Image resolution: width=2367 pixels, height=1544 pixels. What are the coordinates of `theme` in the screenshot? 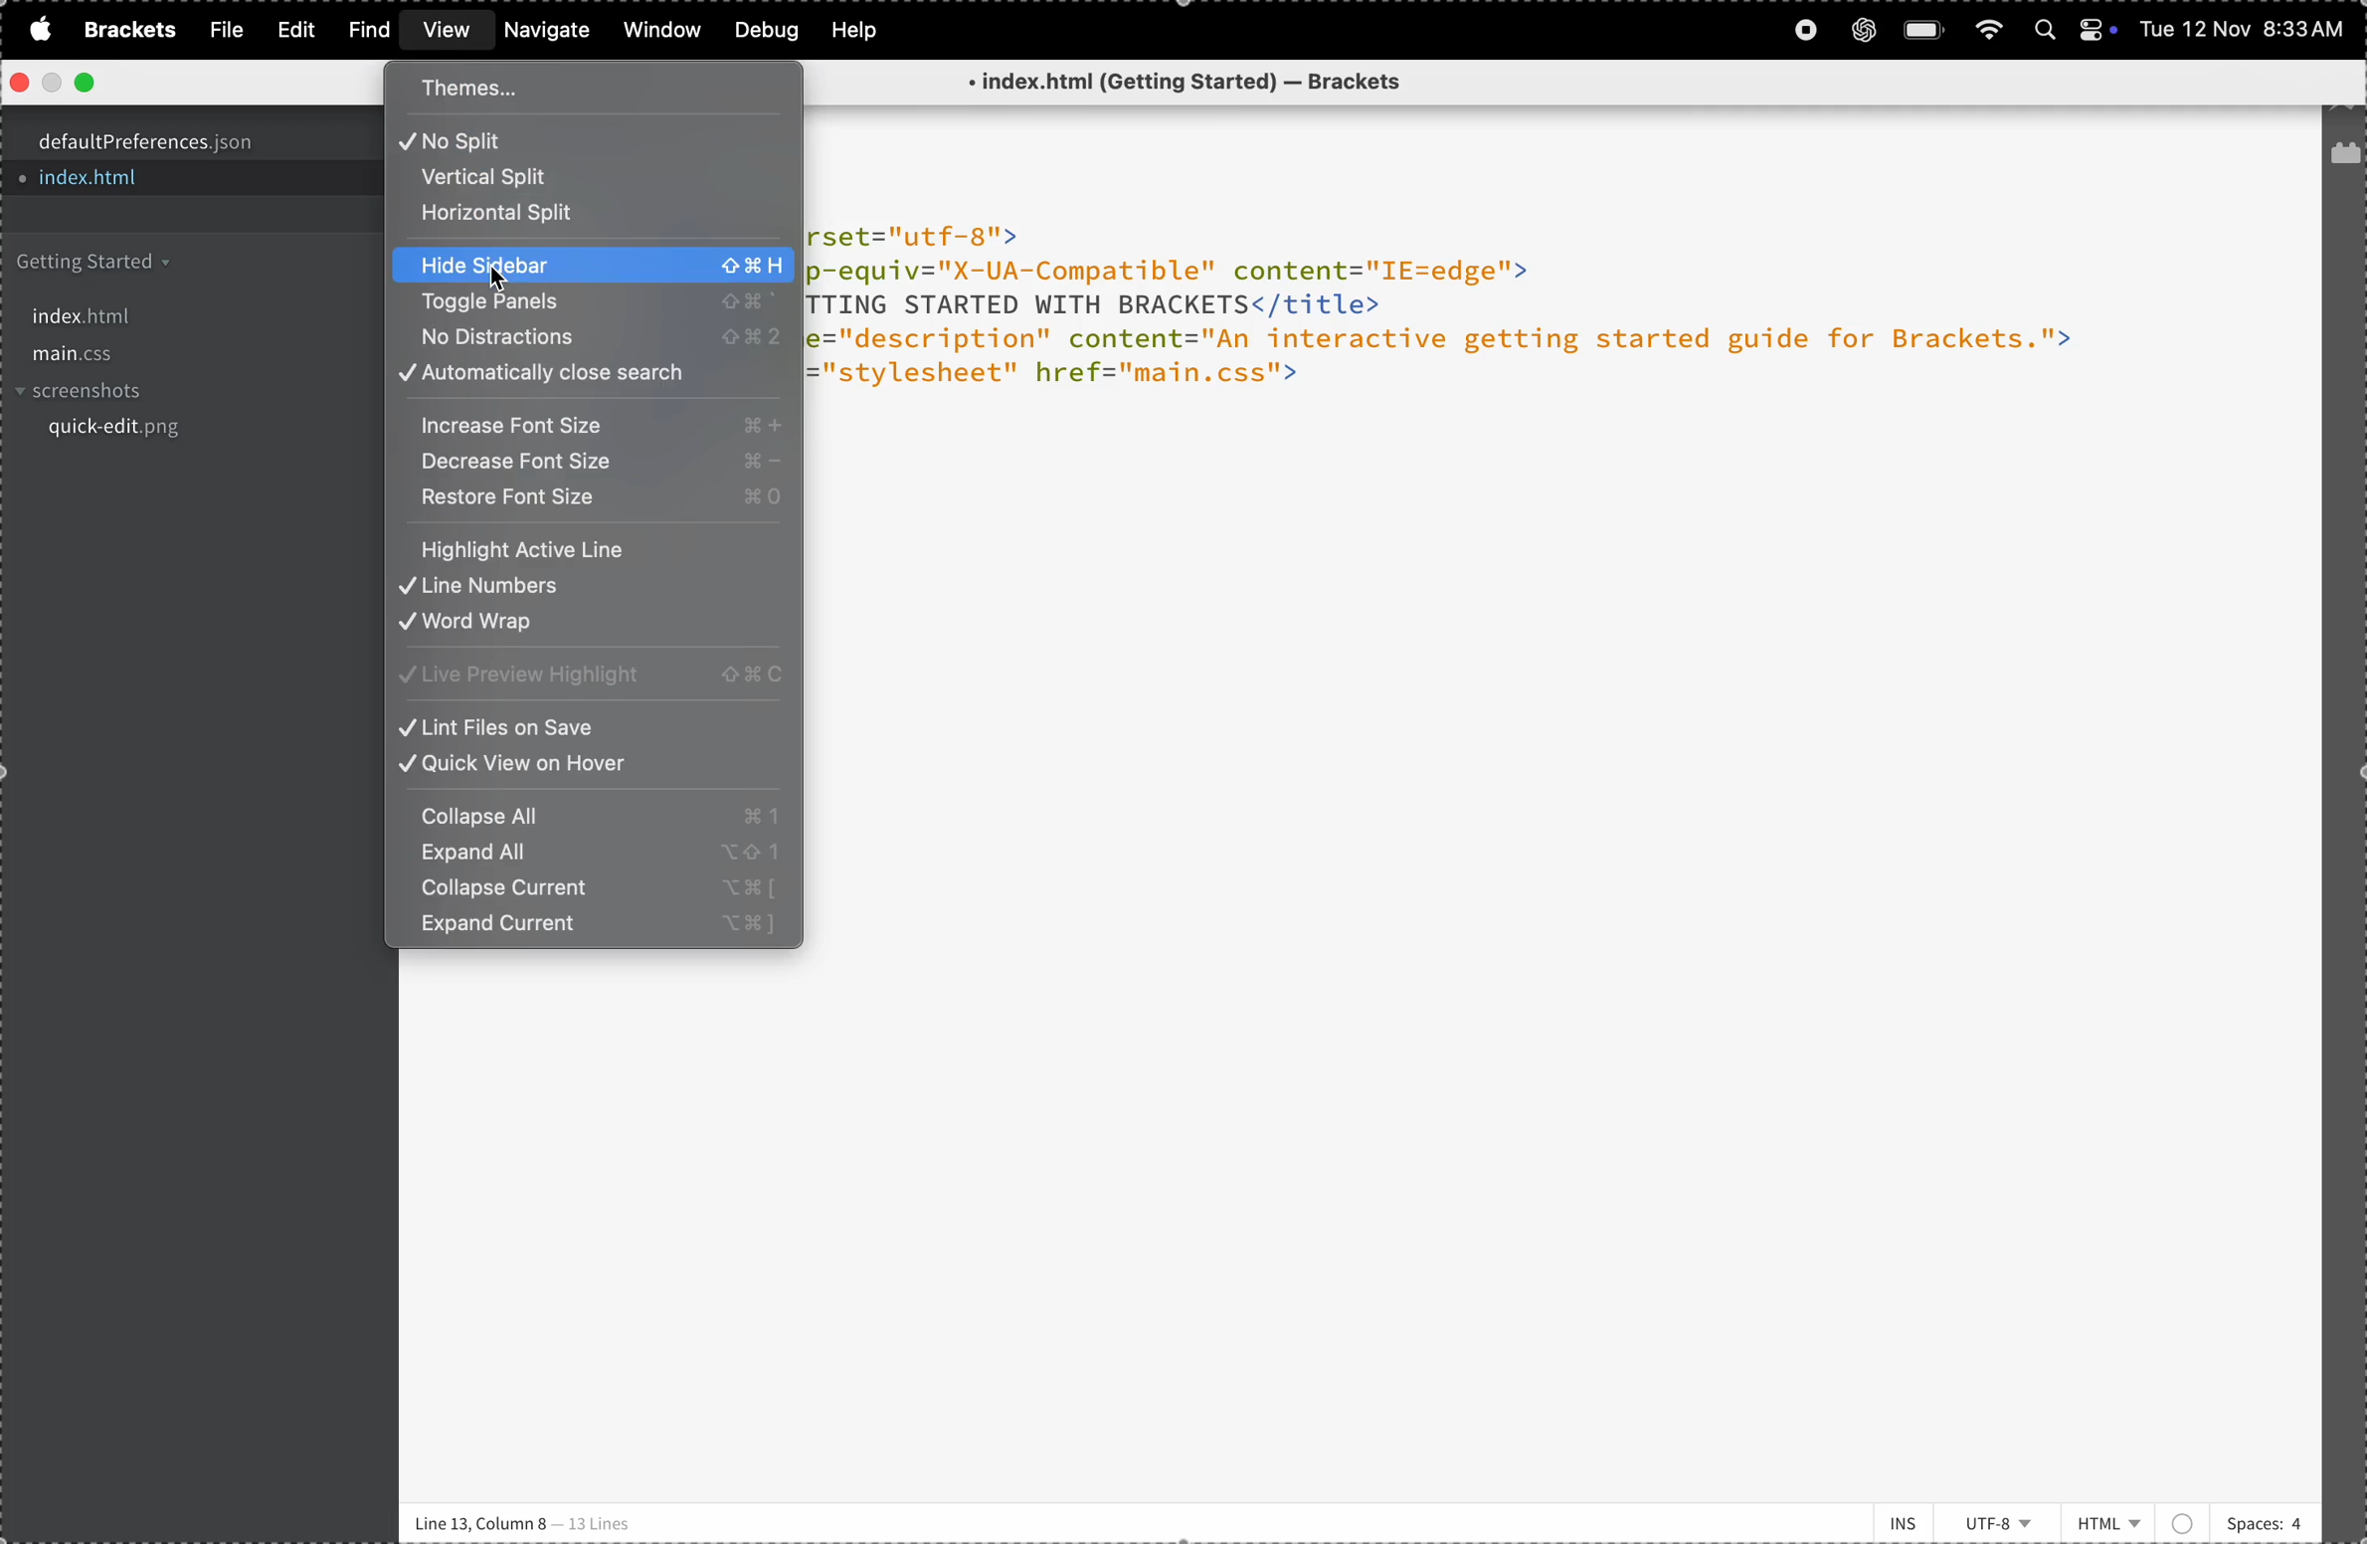 It's located at (529, 88).